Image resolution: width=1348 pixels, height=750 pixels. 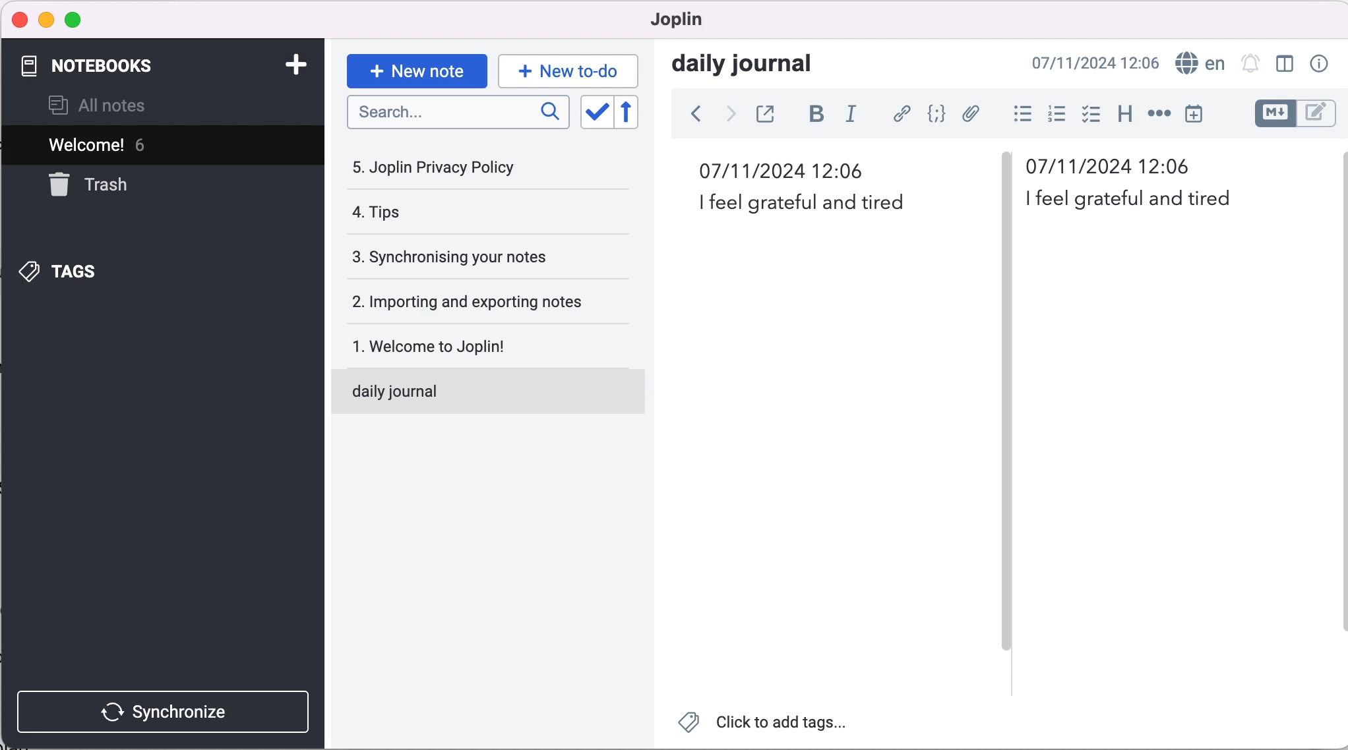 What do you see at coordinates (18, 20) in the screenshot?
I see `close` at bounding box center [18, 20].